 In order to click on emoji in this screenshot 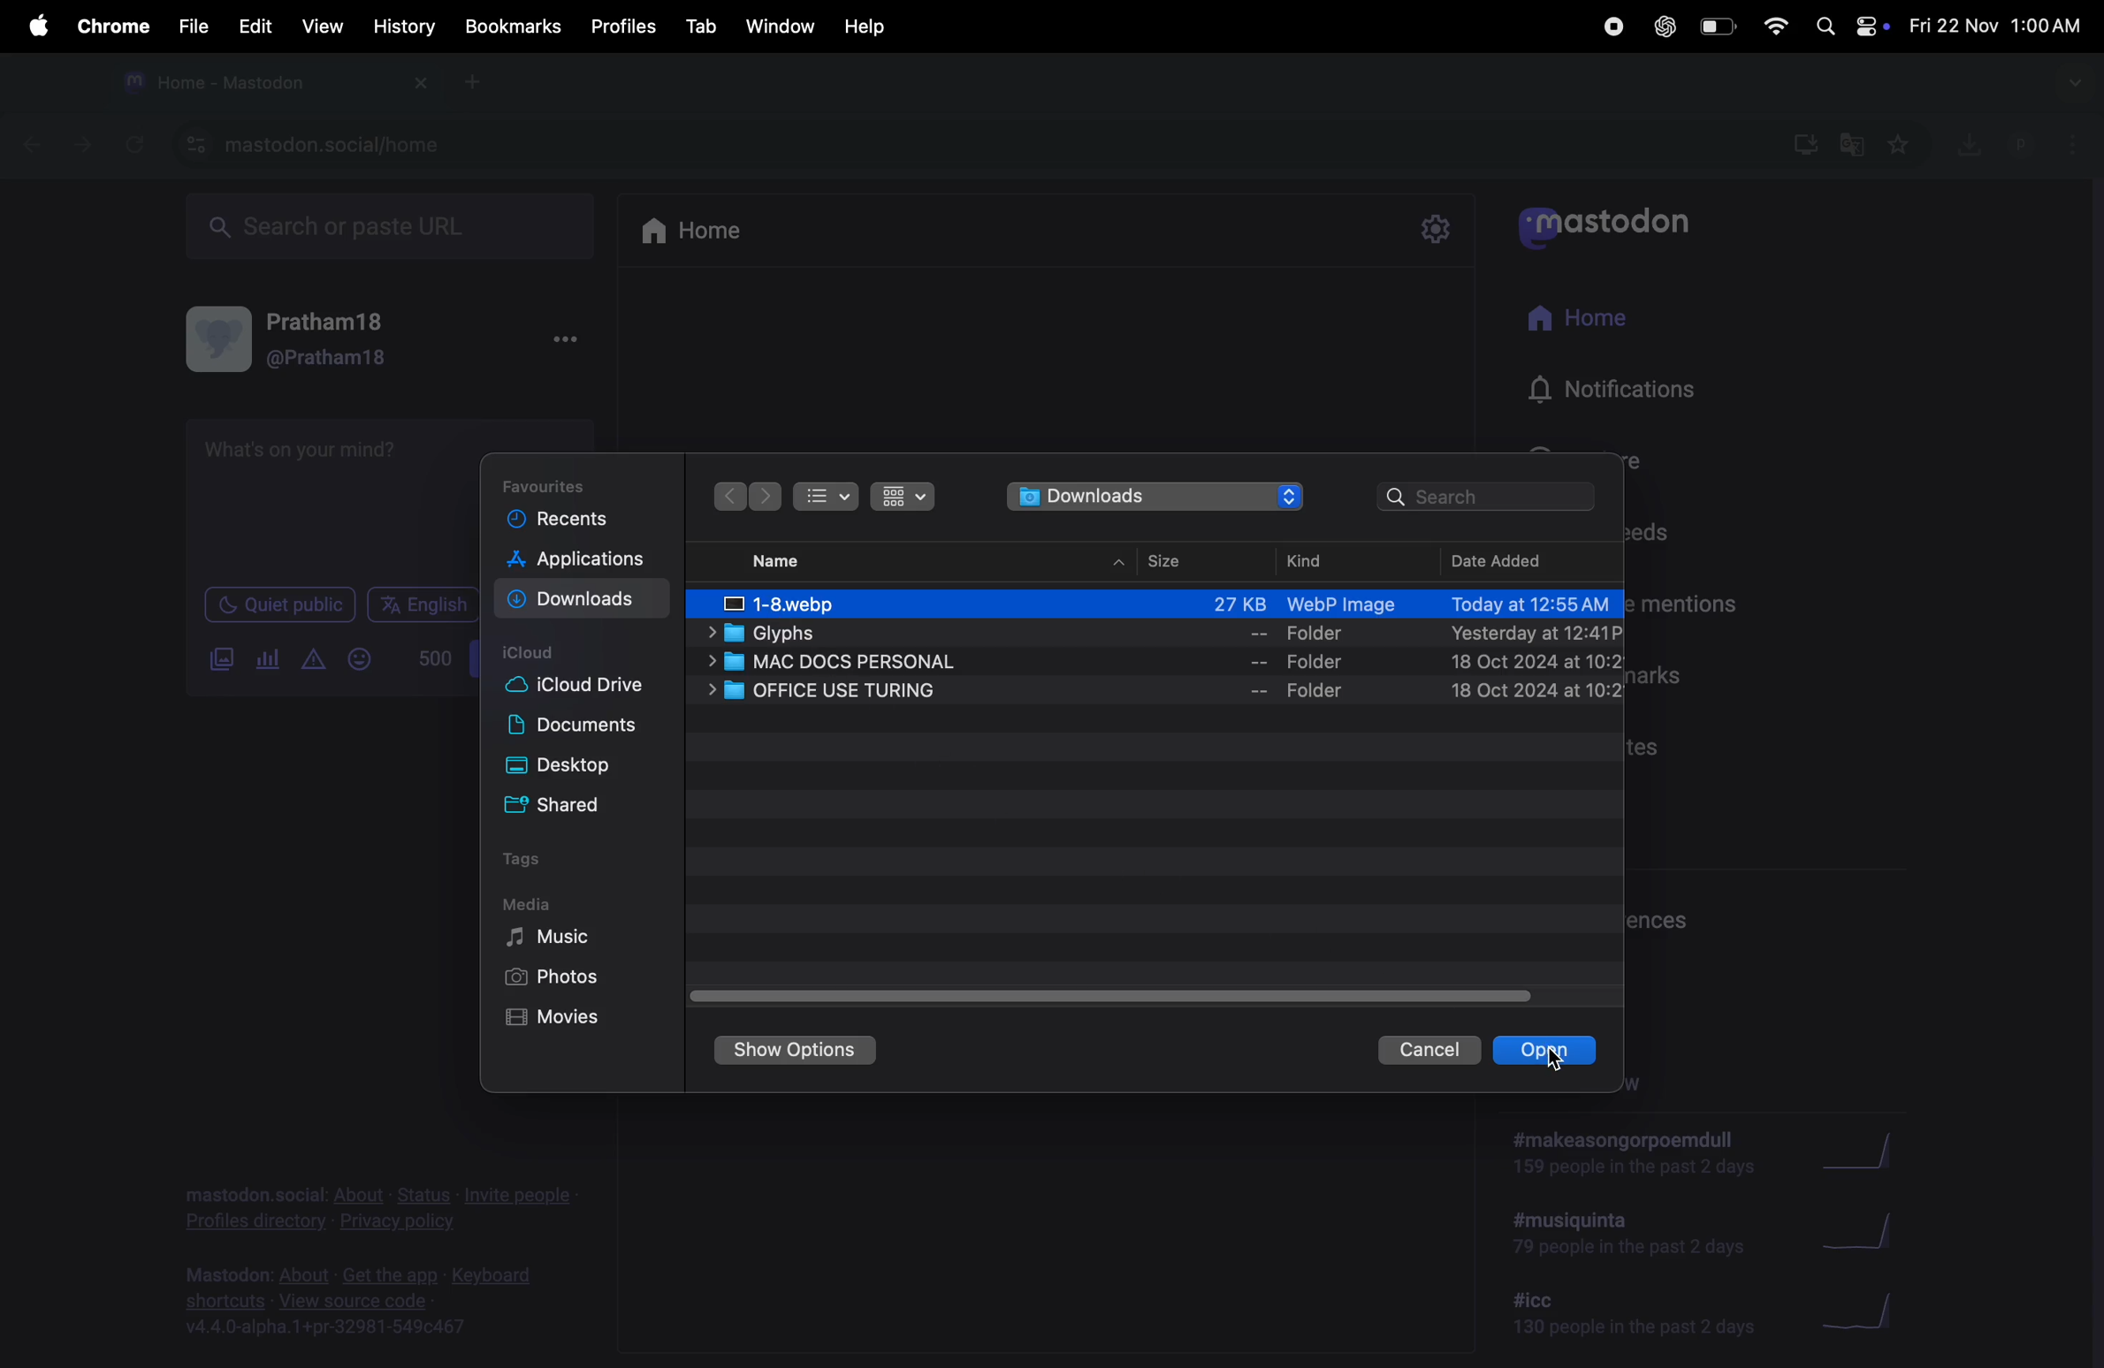, I will do `click(358, 658)`.